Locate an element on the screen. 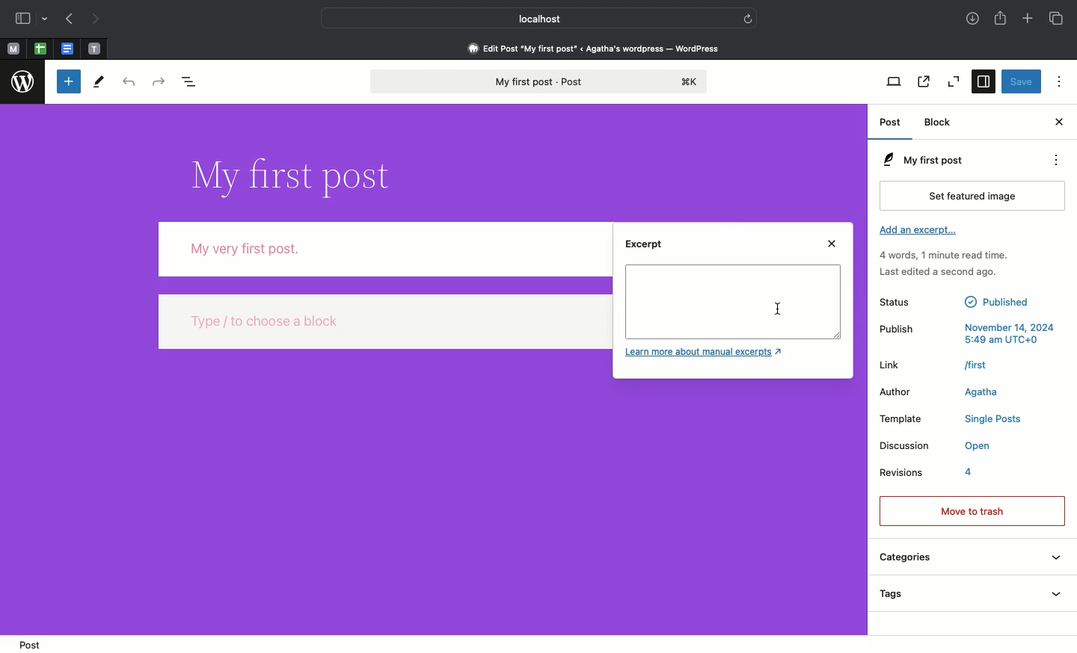 The height and width of the screenshot is (653, 1077). Zoom out is located at coordinates (954, 83).